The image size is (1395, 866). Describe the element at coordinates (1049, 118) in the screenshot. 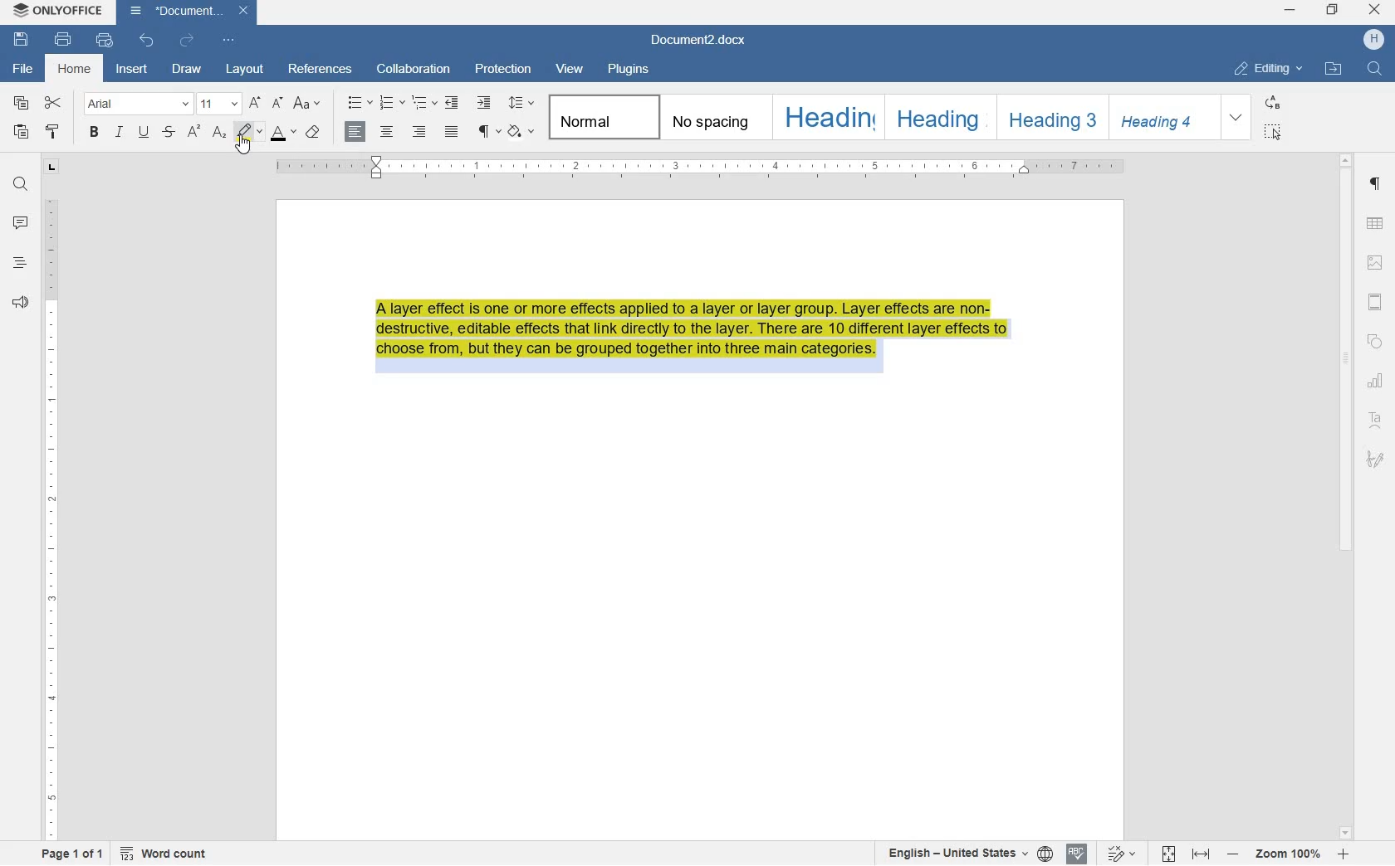

I see `HEADING 3` at that location.